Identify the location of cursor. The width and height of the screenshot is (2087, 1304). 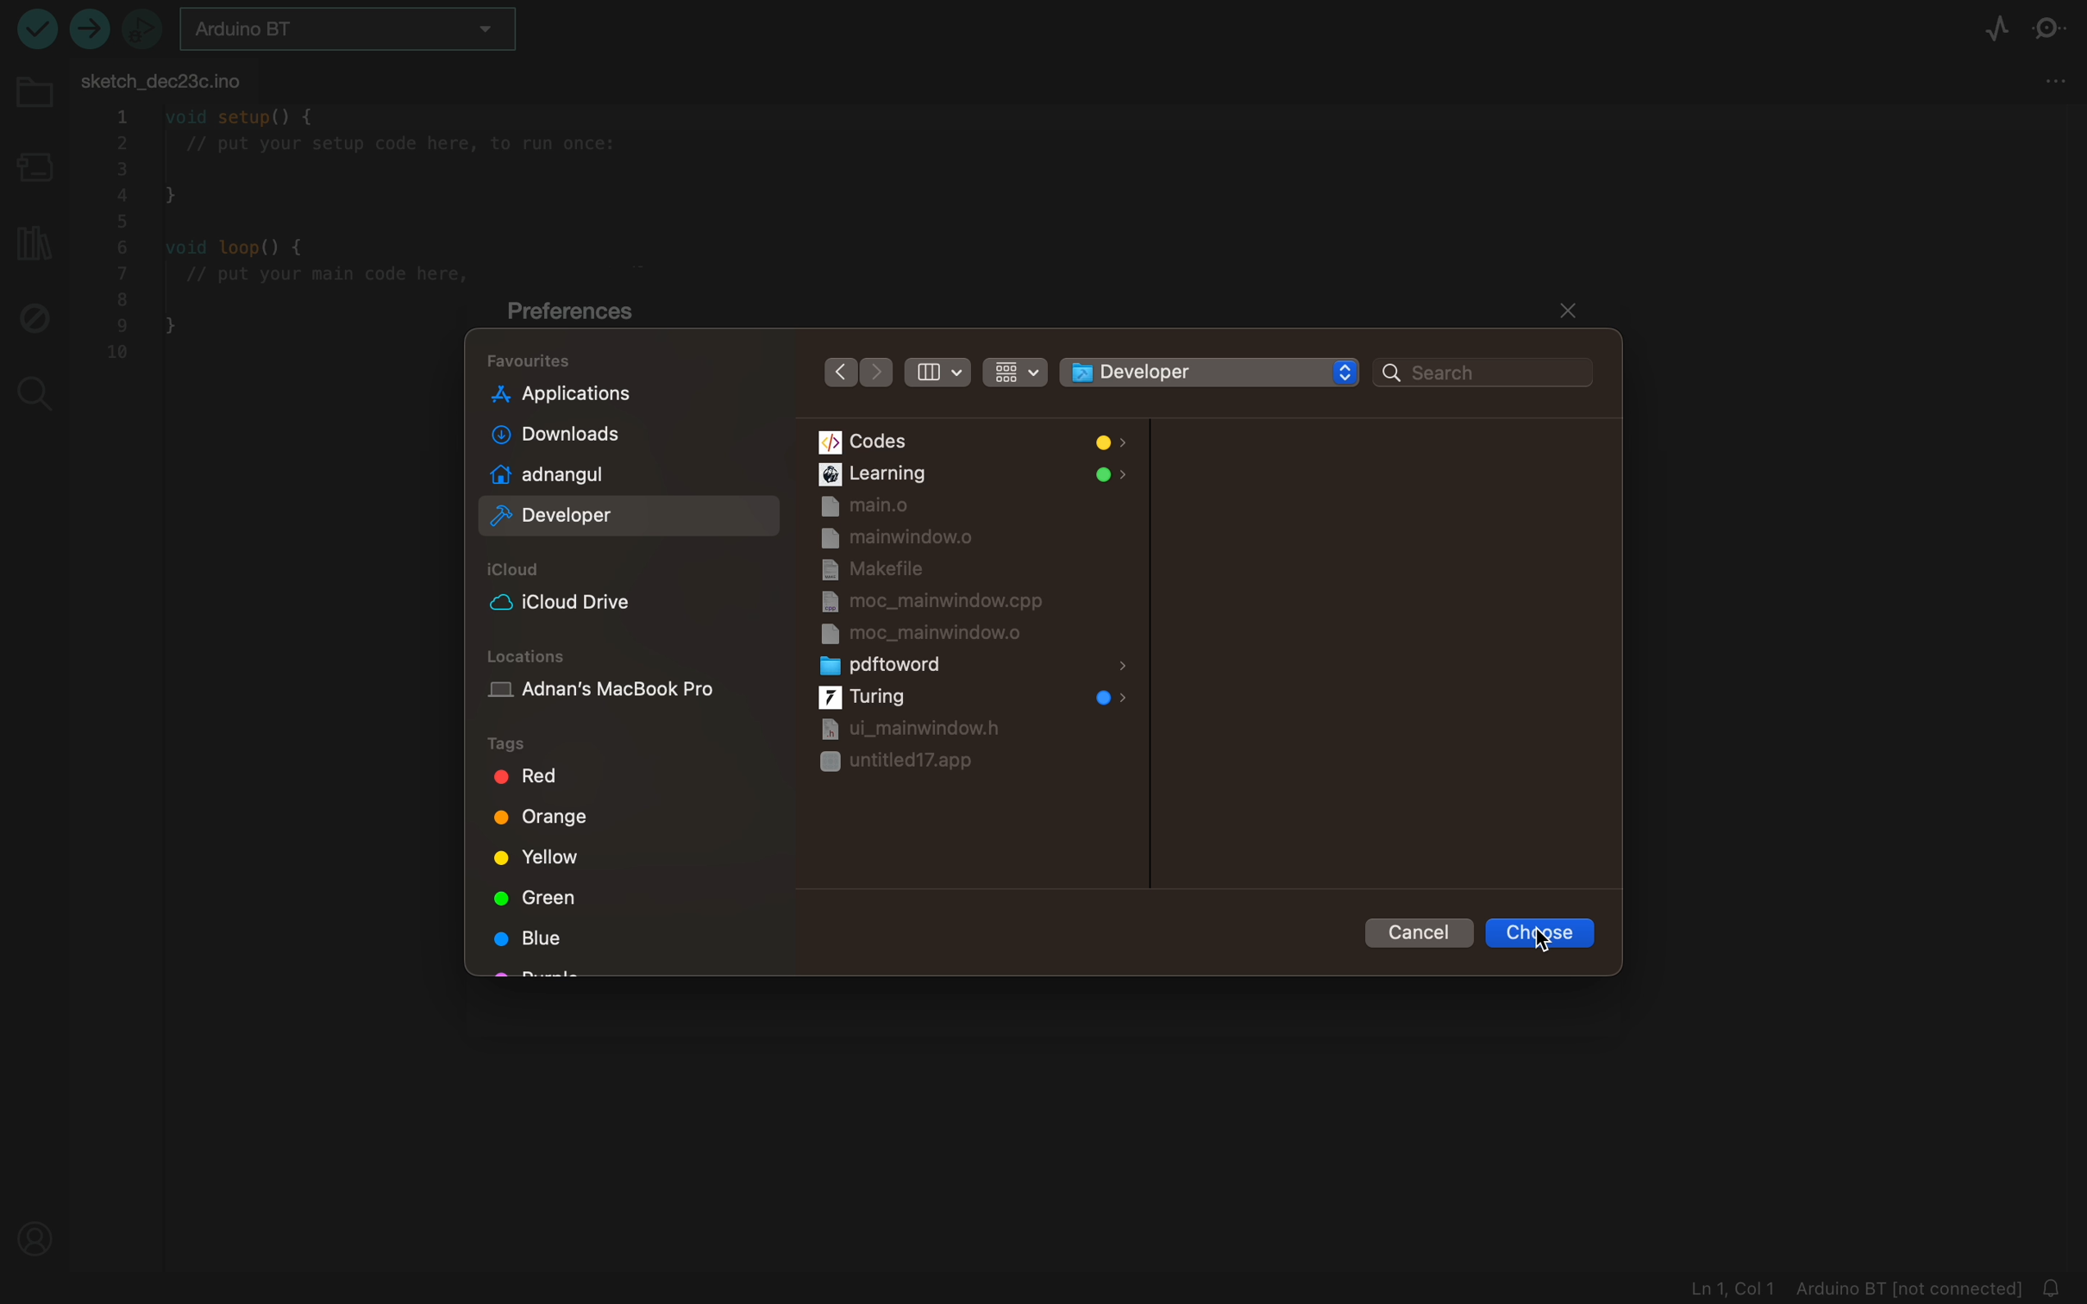
(1564, 931).